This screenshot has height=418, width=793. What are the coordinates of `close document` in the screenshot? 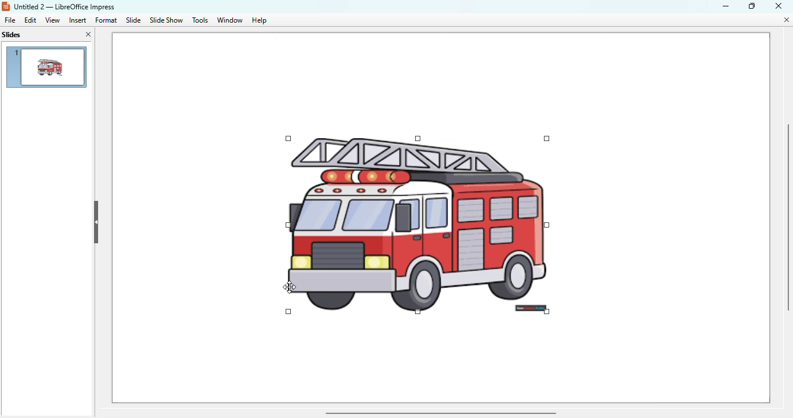 It's located at (788, 20).